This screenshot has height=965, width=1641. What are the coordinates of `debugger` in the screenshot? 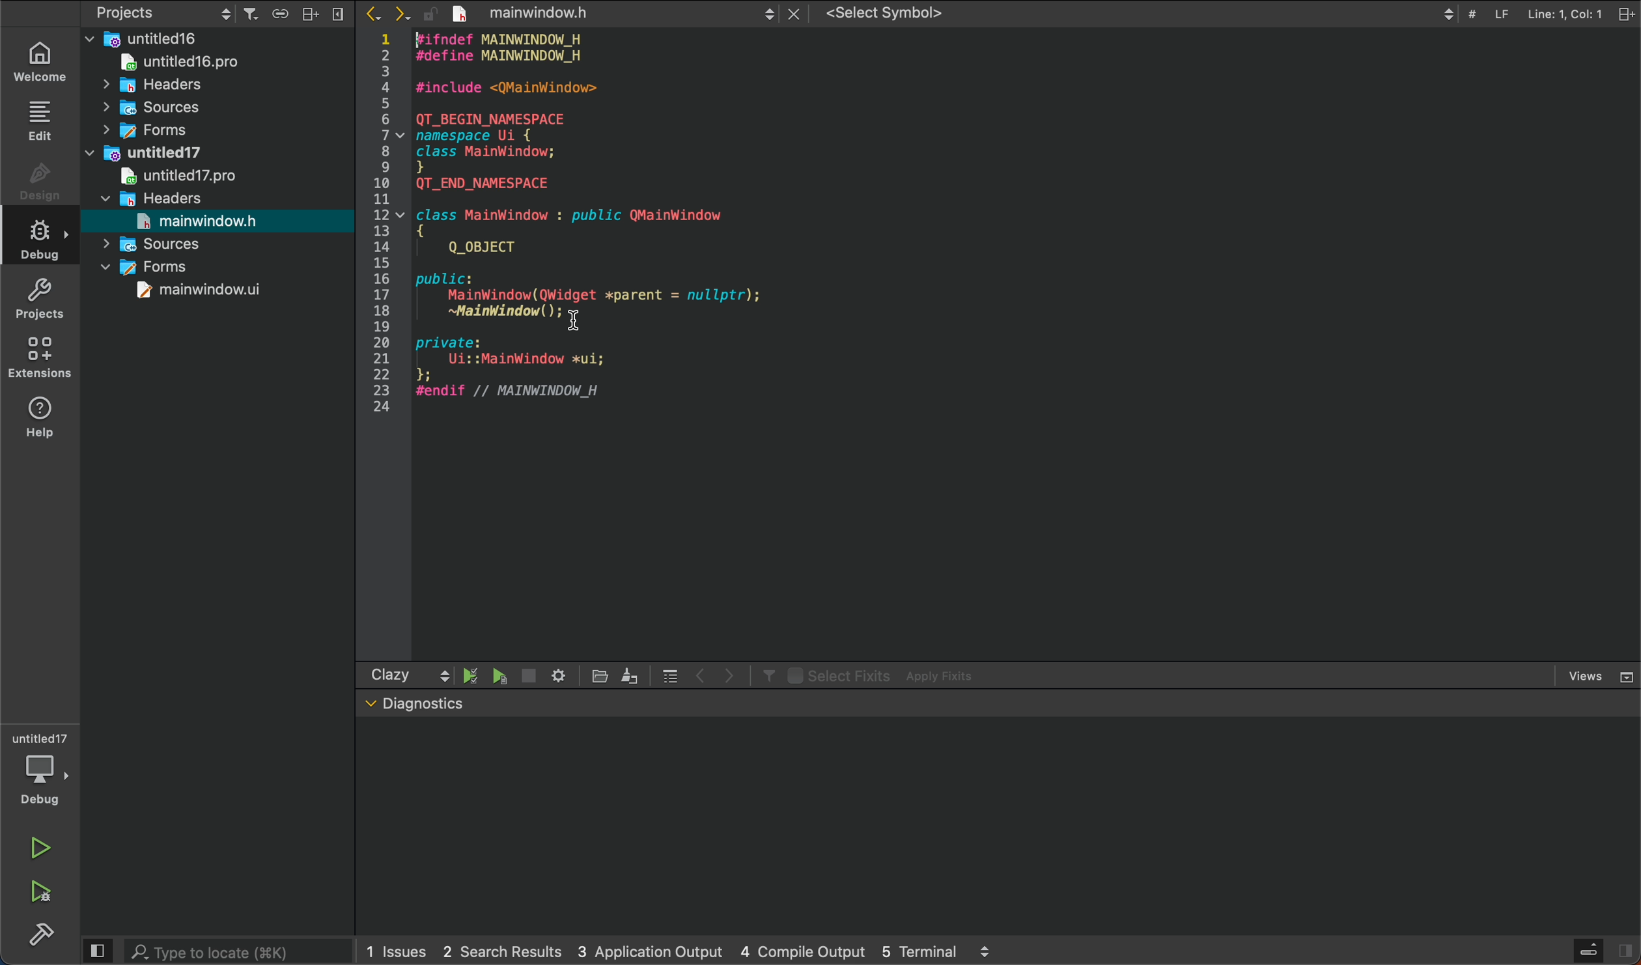 It's located at (38, 770).